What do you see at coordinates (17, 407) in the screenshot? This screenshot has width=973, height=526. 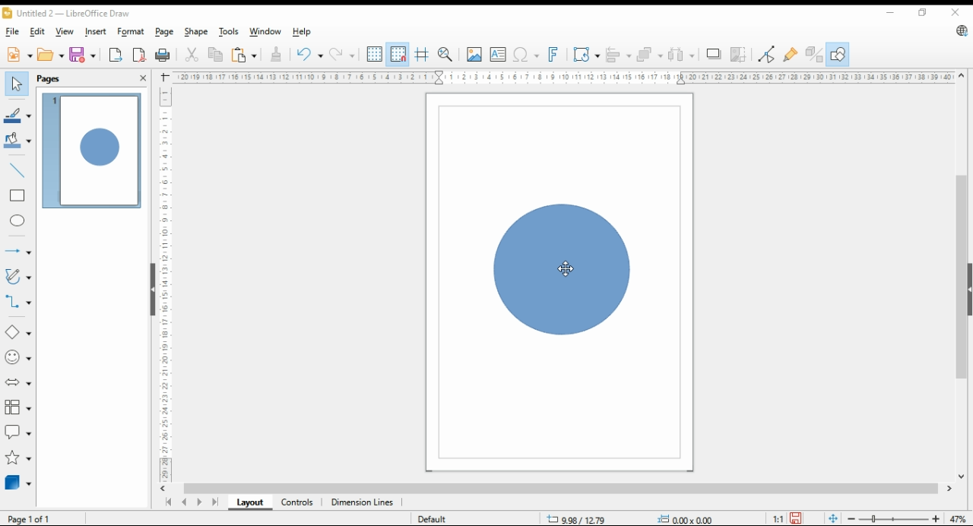 I see `flowchart` at bounding box center [17, 407].